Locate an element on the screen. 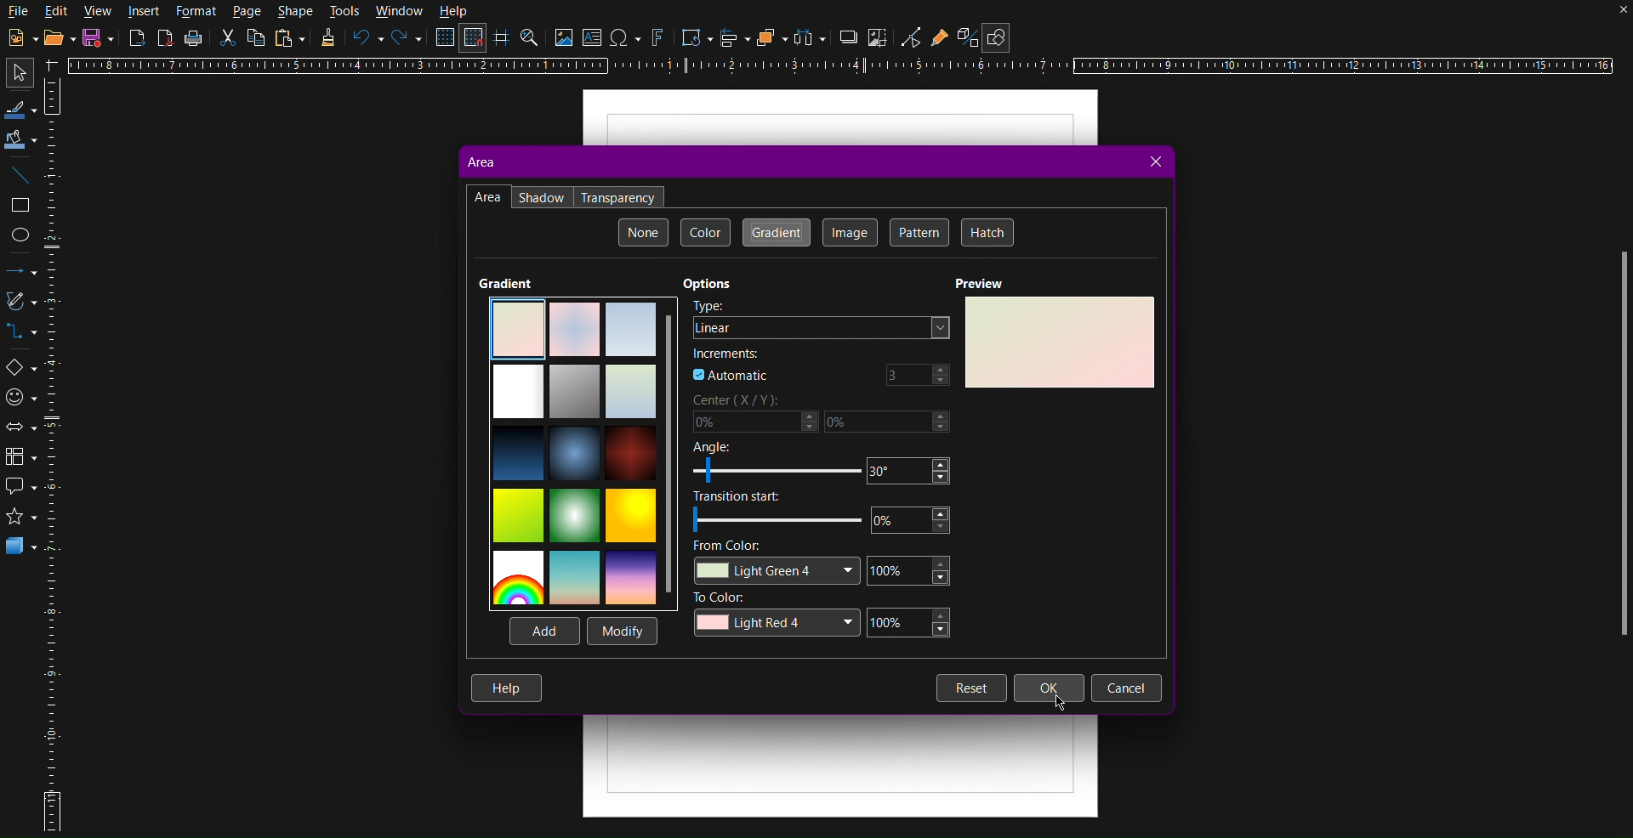 The height and width of the screenshot is (838, 1633). Zoom and Pan is located at coordinates (532, 39).